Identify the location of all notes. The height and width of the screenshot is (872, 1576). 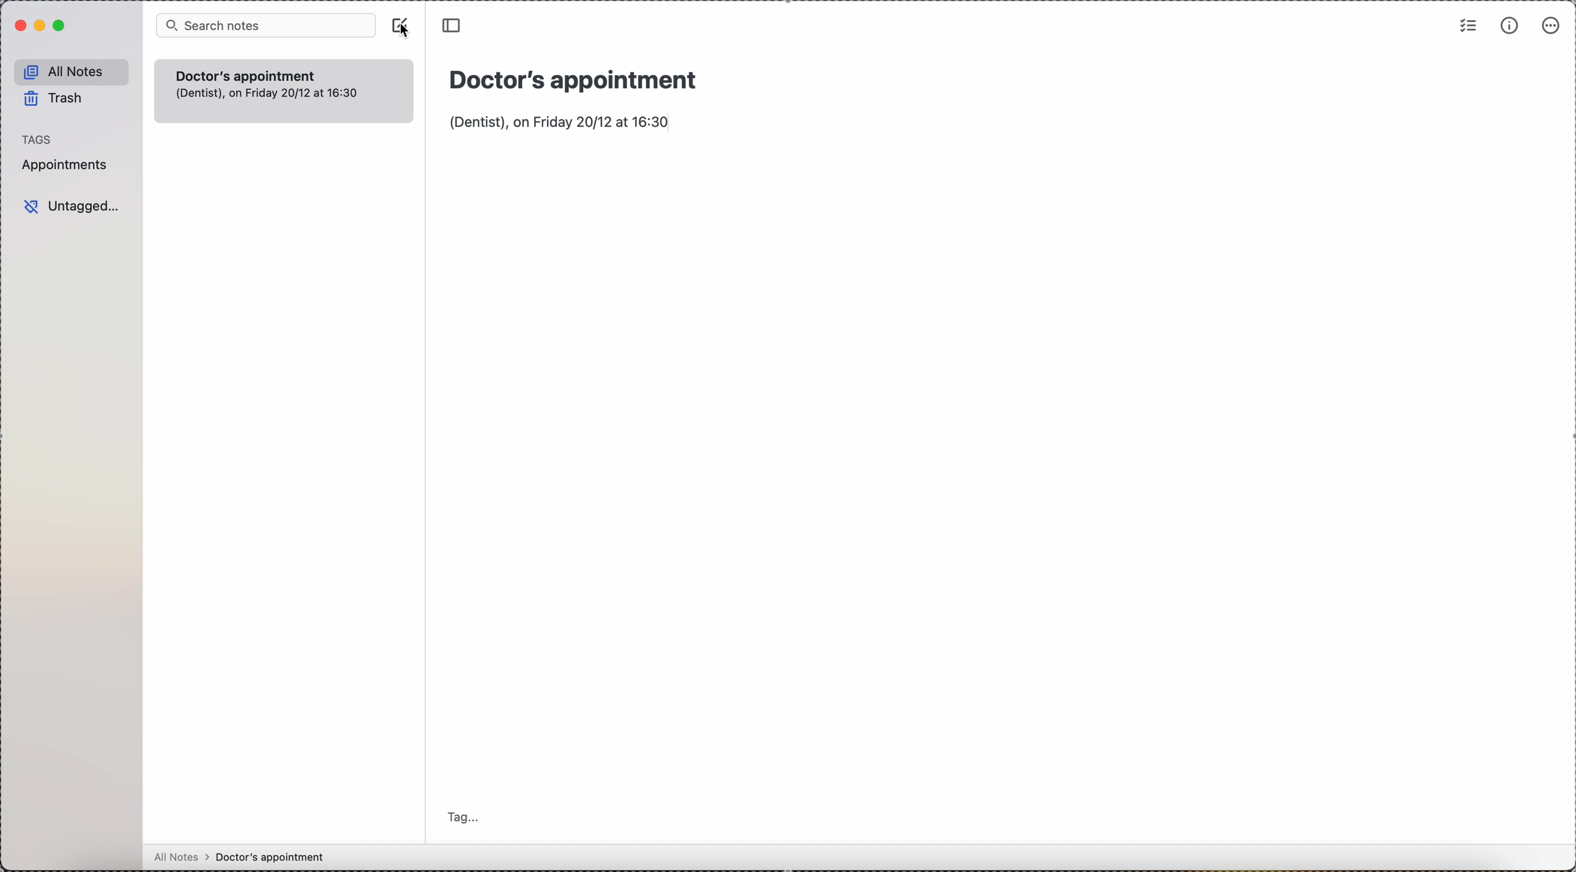
(245, 857).